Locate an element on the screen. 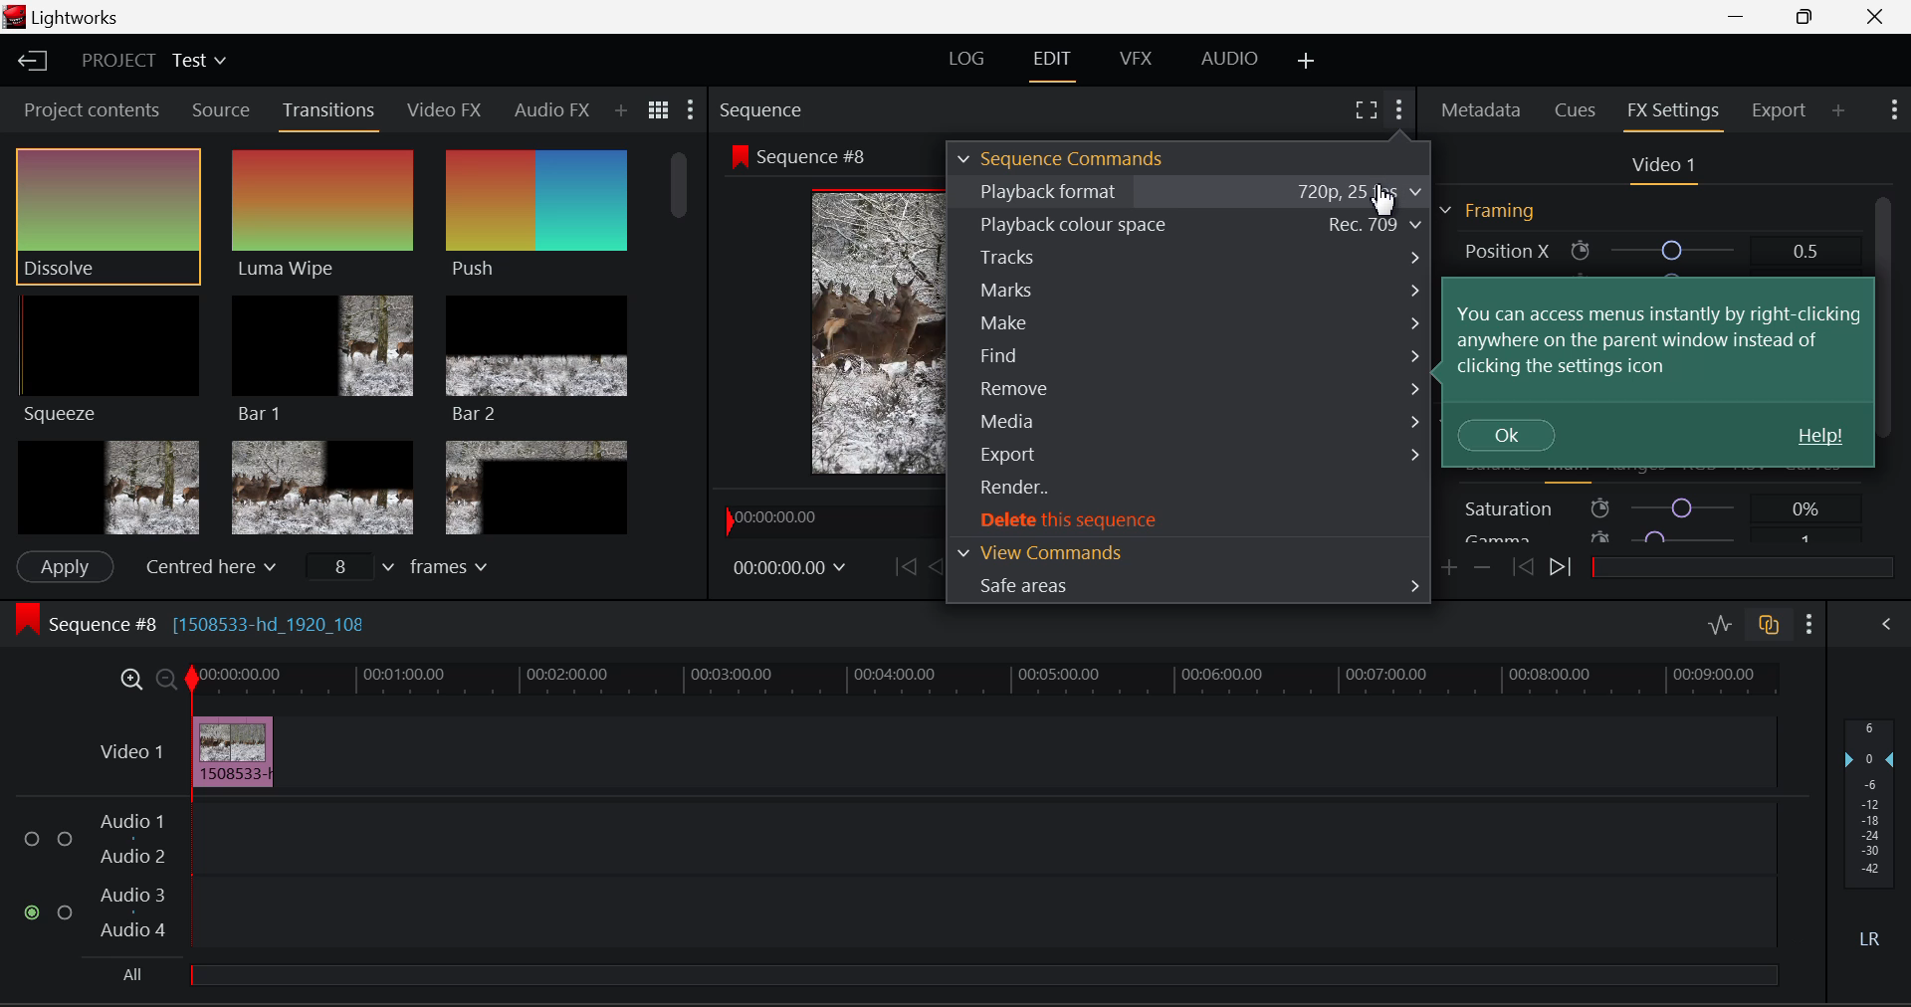 The height and width of the screenshot is (1007, 1911). Transitions Panel Open is located at coordinates (332, 111).